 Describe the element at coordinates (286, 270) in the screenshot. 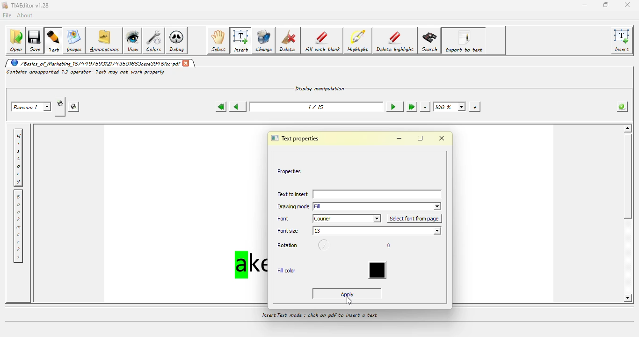

I see `Fill color` at that location.